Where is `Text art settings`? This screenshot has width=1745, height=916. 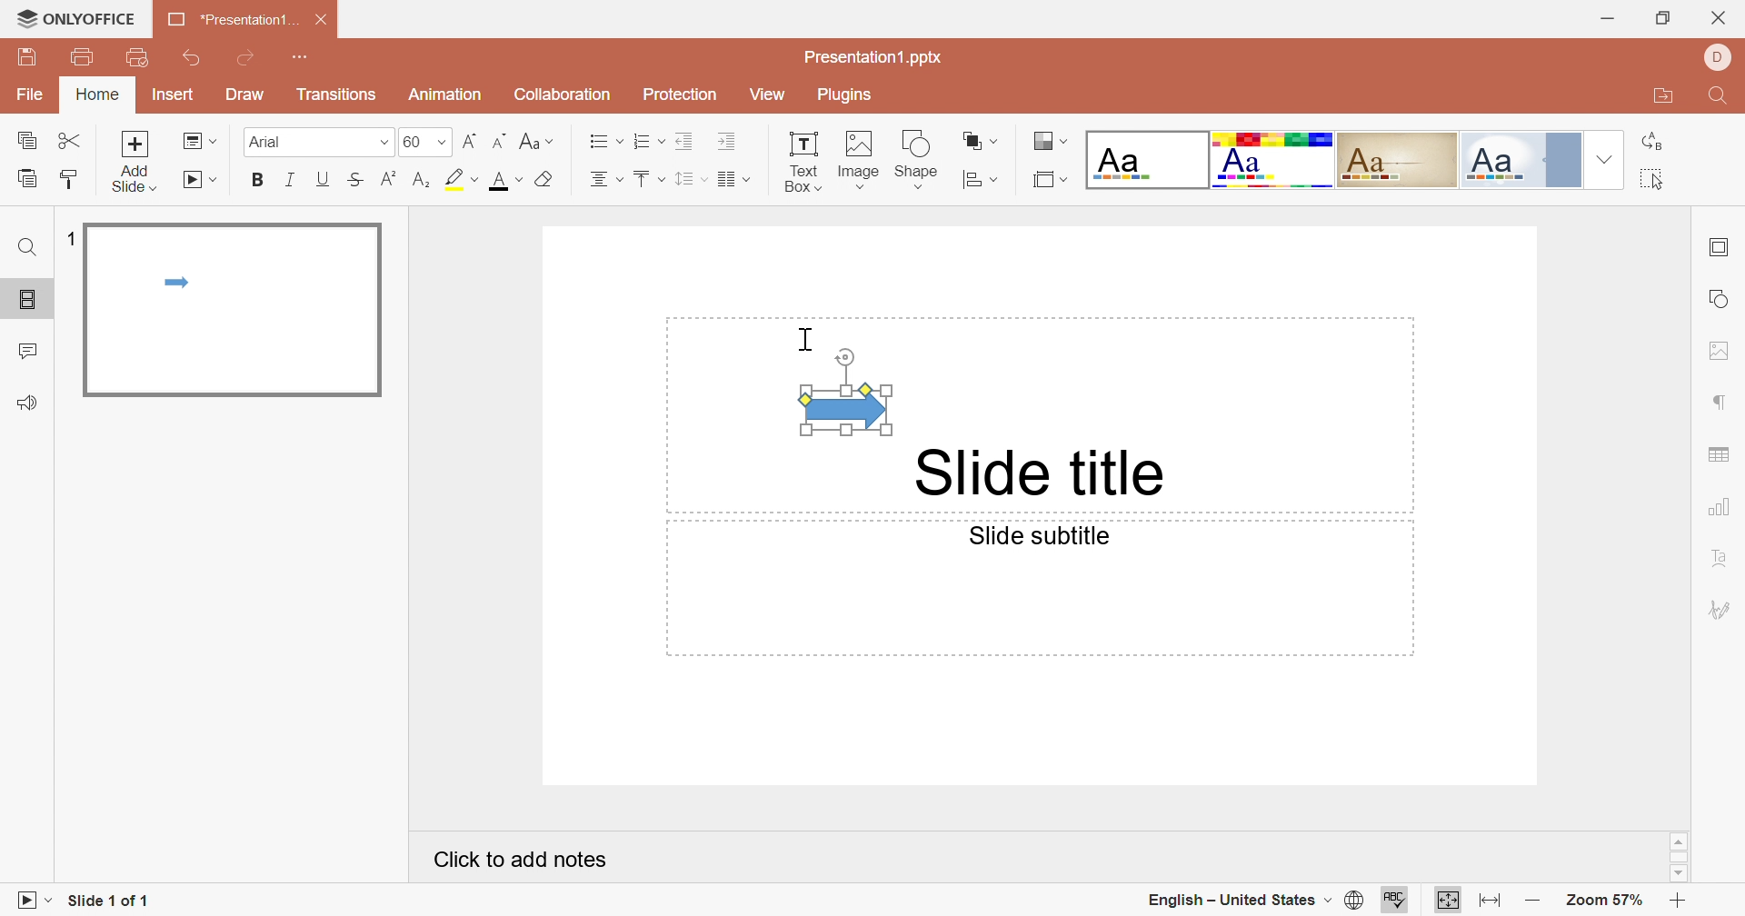
Text art settings is located at coordinates (1720, 557).